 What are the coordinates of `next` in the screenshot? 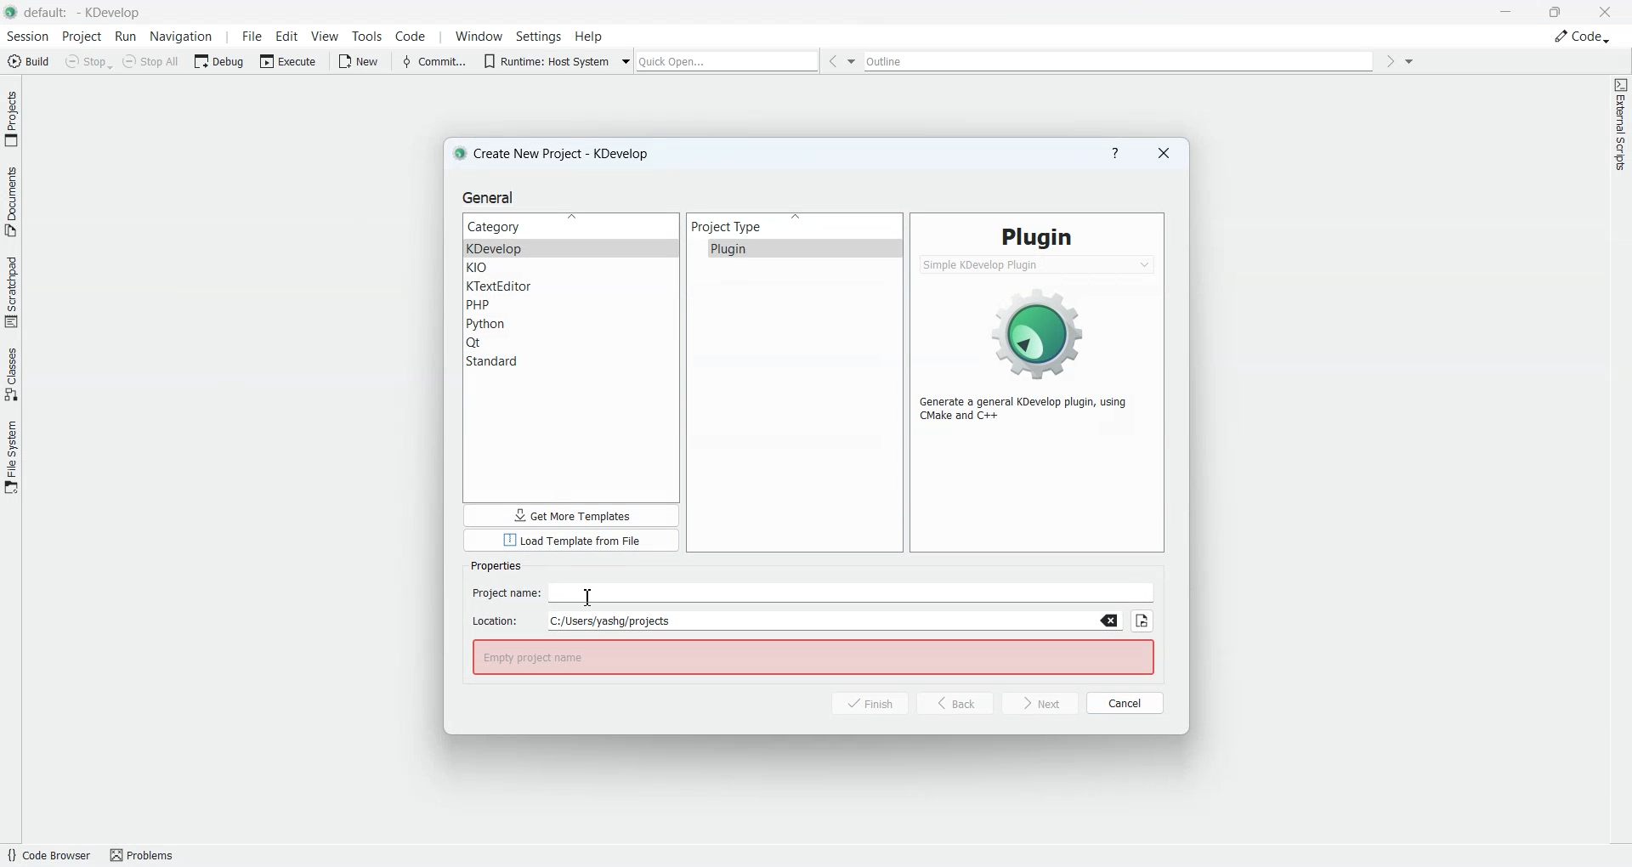 It's located at (1040, 704).